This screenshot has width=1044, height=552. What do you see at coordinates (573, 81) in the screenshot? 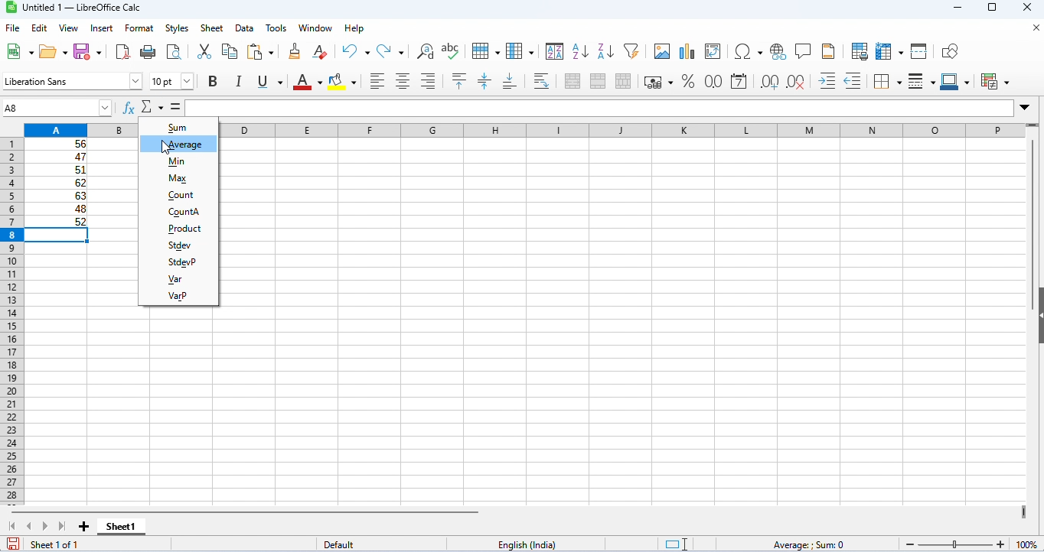
I see `merge and center` at bounding box center [573, 81].